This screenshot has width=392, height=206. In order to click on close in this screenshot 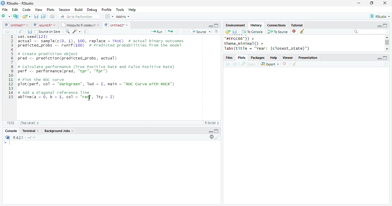, I will do `click(385, 3)`.